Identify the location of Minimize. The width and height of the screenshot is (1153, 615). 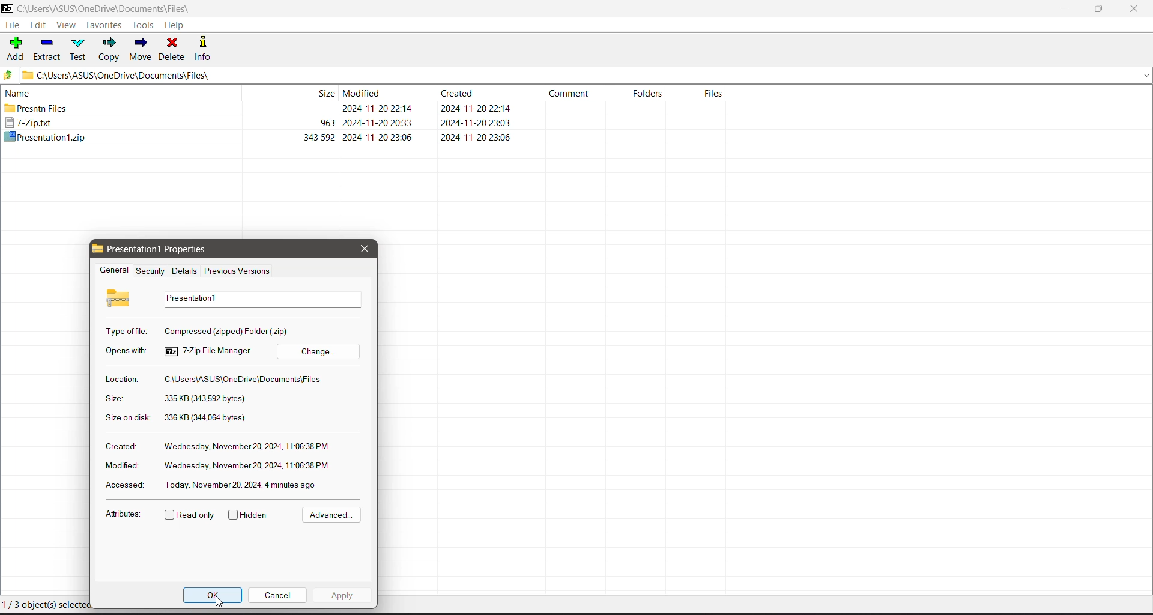
(1064, 9).